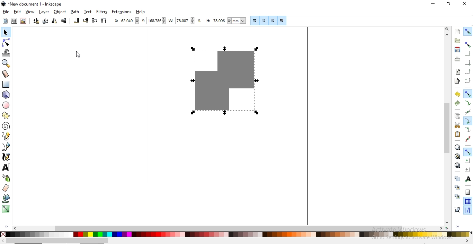 Image resolution: width=473 pixels, height=244 pixels. What do you see at coordinates (227, 20) in the screenshot?
I see `height of selection` at bounding box center [227, 20].